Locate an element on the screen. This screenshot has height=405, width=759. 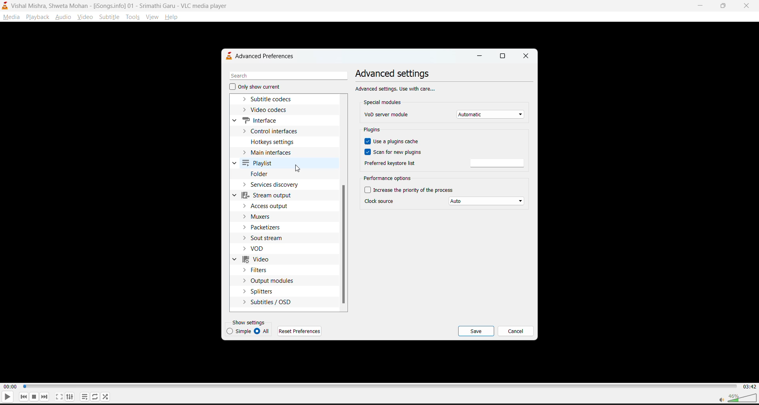
help is located at coordinates (174, 17).